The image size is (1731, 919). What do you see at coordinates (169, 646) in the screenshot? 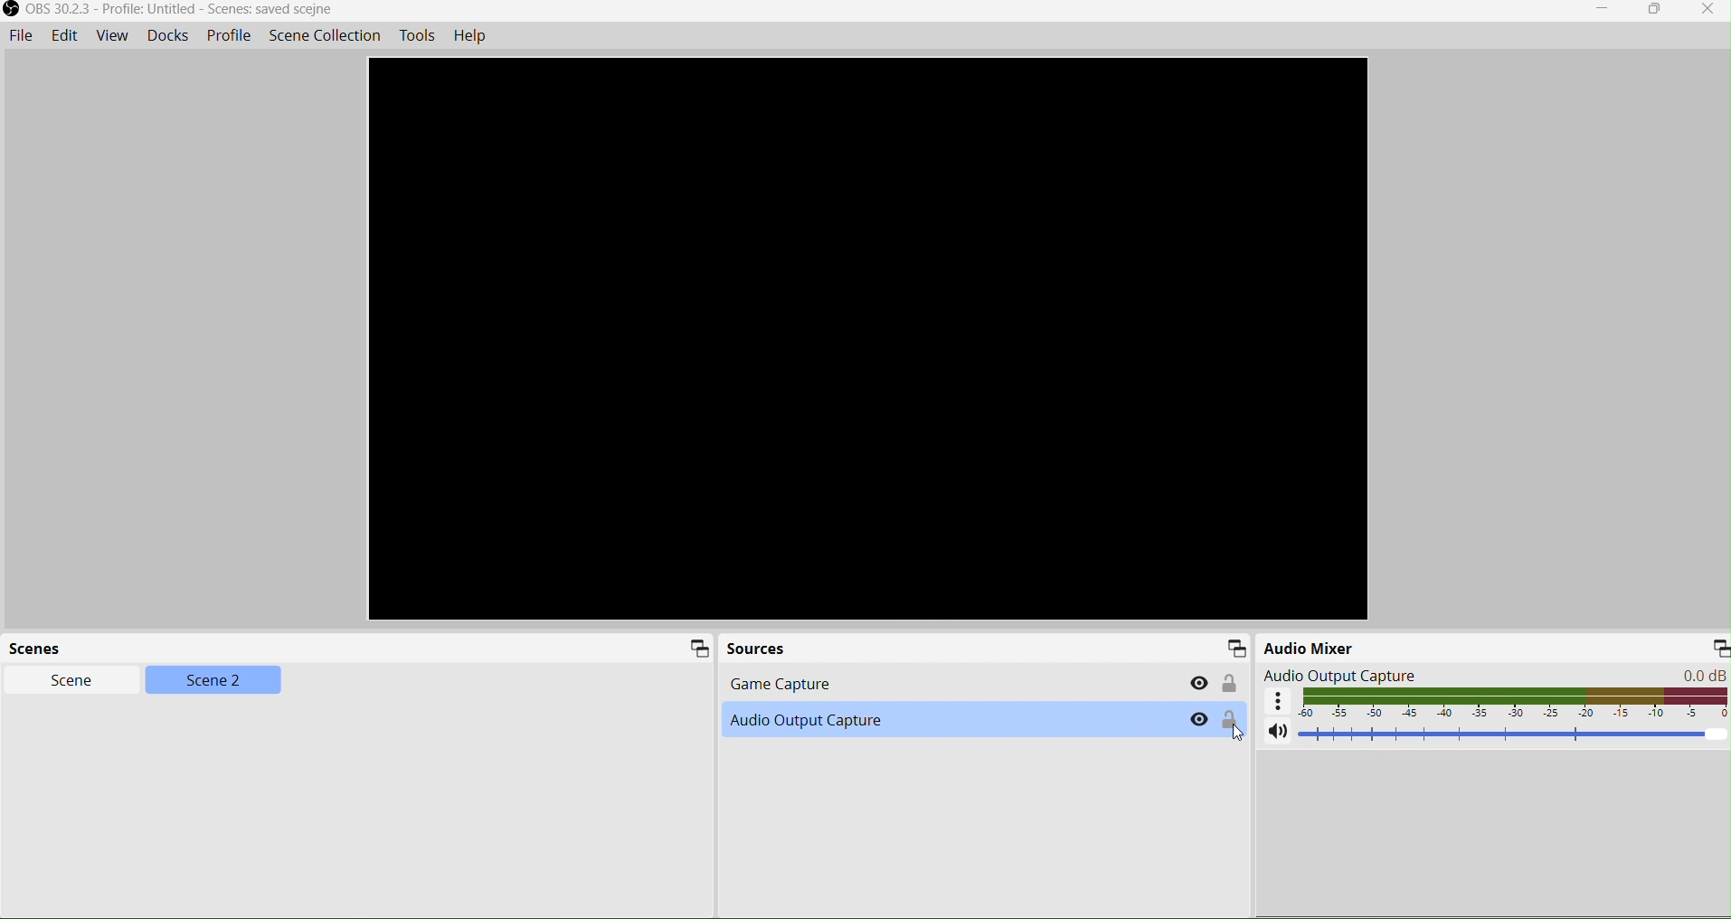
I see `Scenes` at bounding box center [169, 646].